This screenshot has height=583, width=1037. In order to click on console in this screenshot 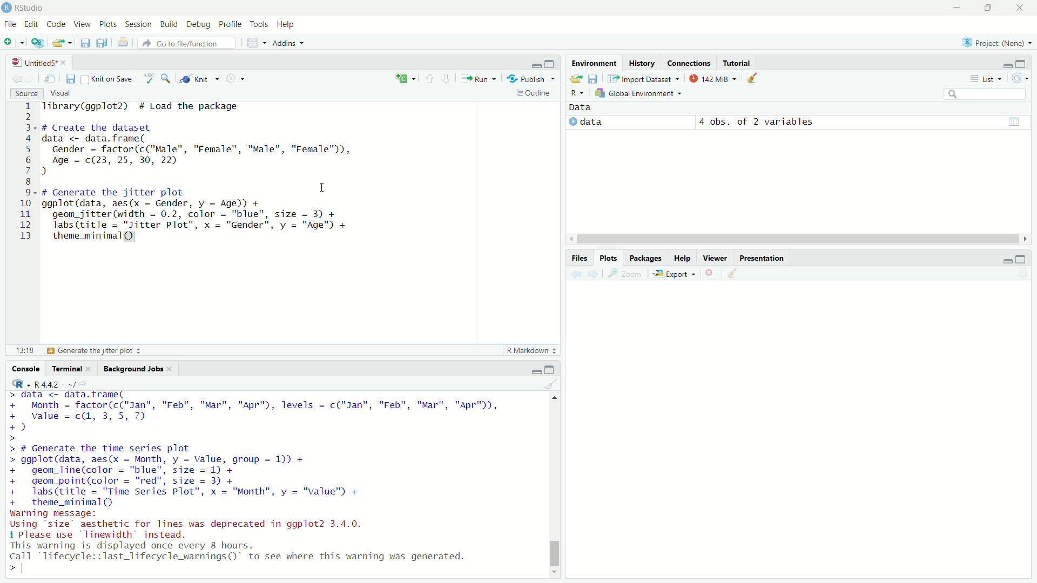, I will do `click(22, 369)`.